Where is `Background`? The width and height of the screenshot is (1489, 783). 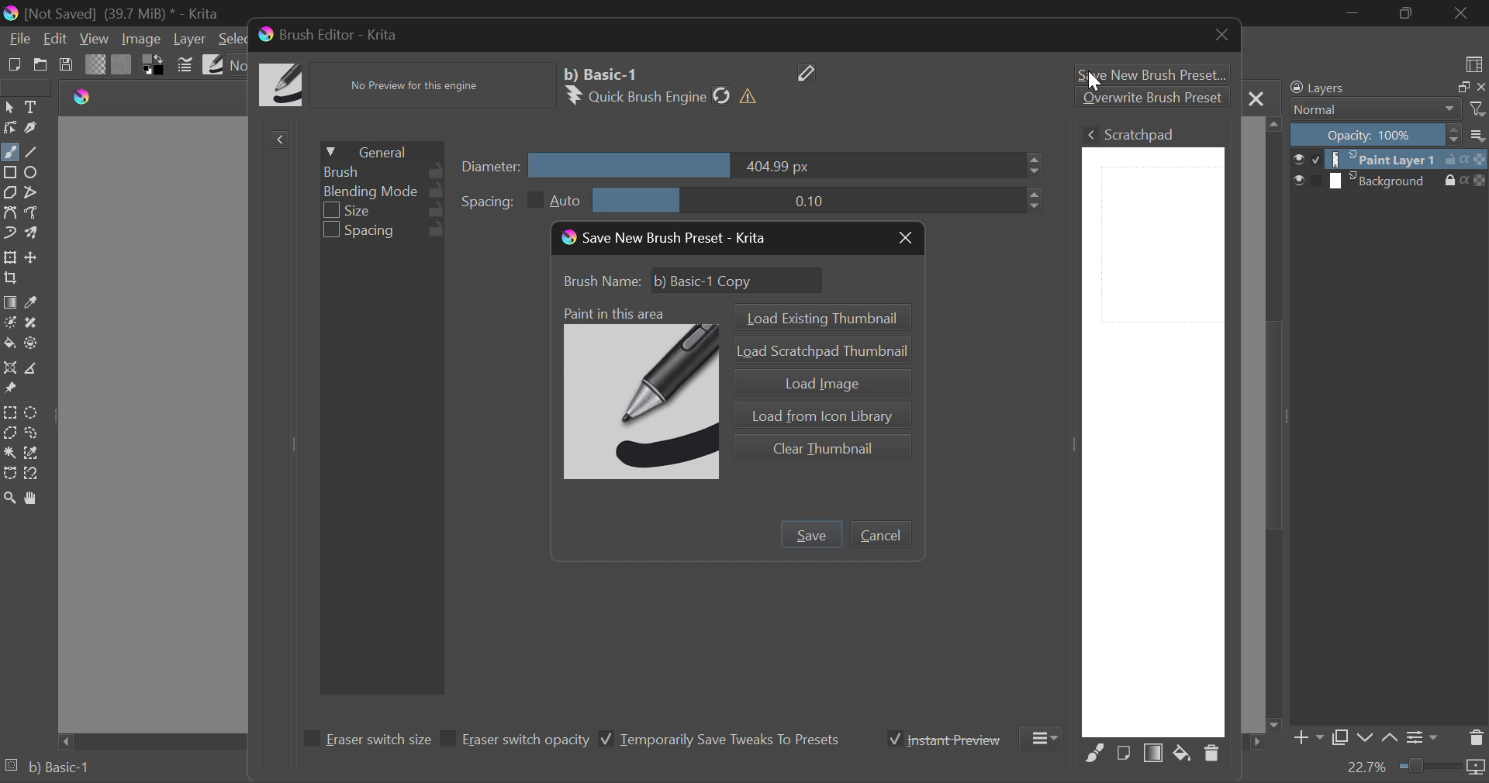 Background is located at coordinates (1390, 181).